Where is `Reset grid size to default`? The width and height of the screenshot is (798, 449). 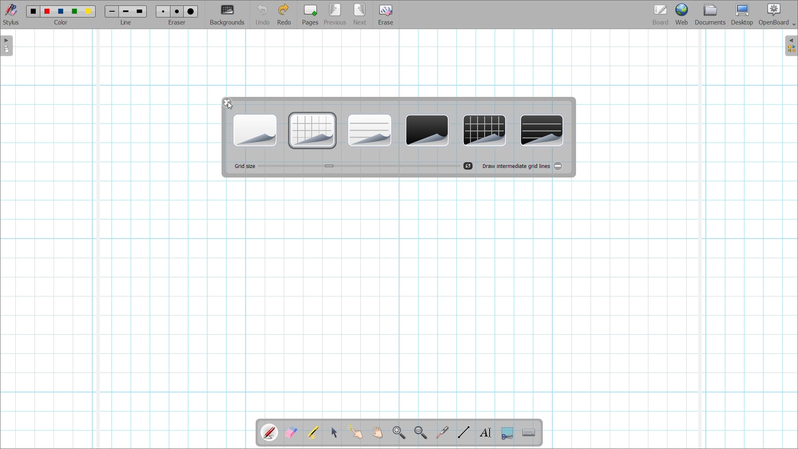
Reset grid size to default is located at coordinates (468, 166).